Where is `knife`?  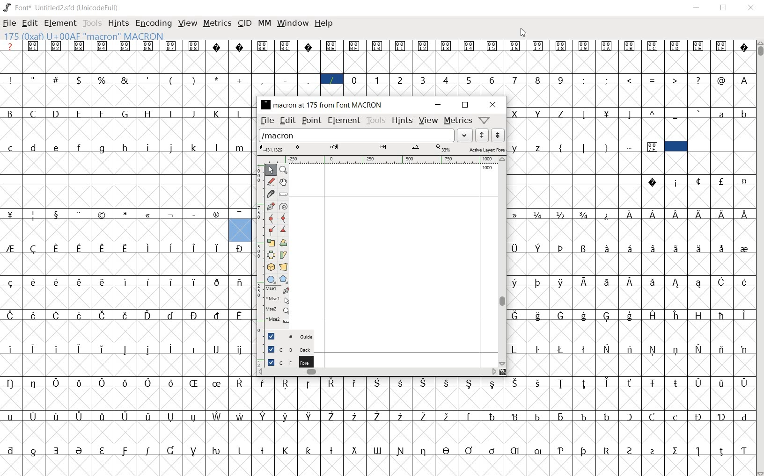 knife is located at coordinates (270, 194).